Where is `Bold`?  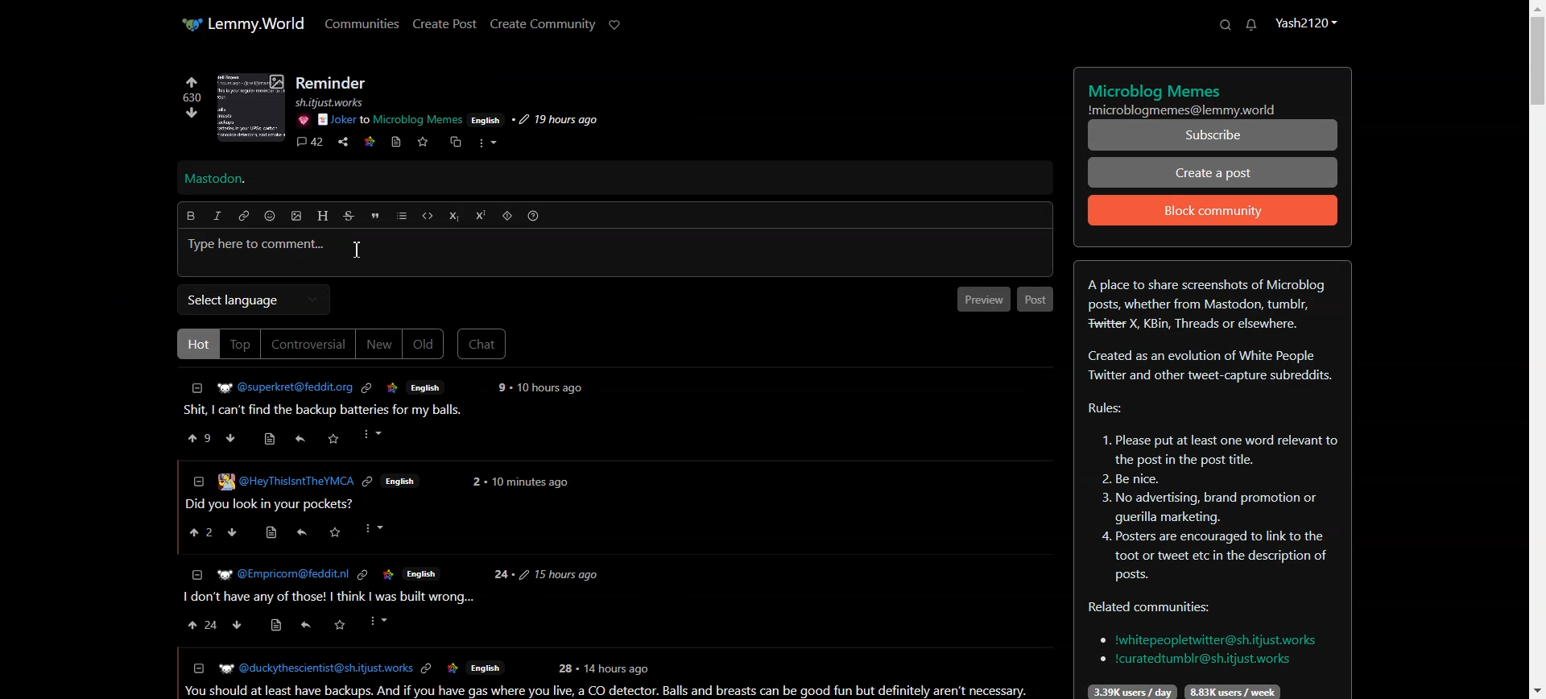
Bold is located at coordinates (190, 216).